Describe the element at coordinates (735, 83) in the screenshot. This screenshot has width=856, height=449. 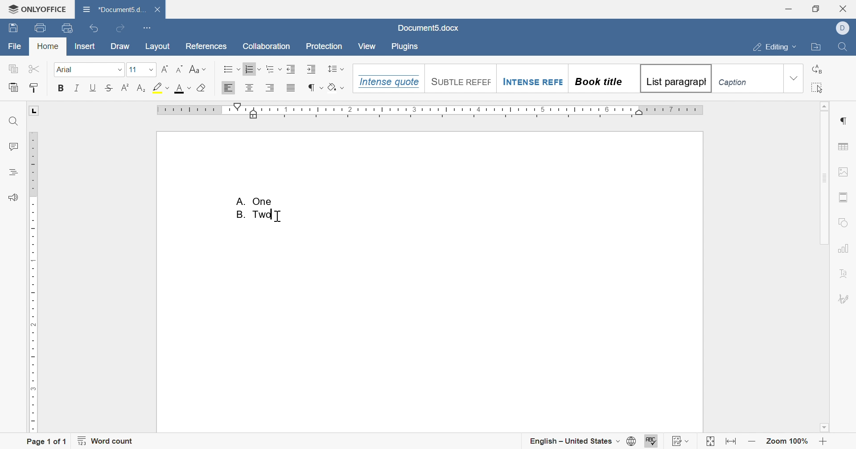
I see `Caption ` at that location.